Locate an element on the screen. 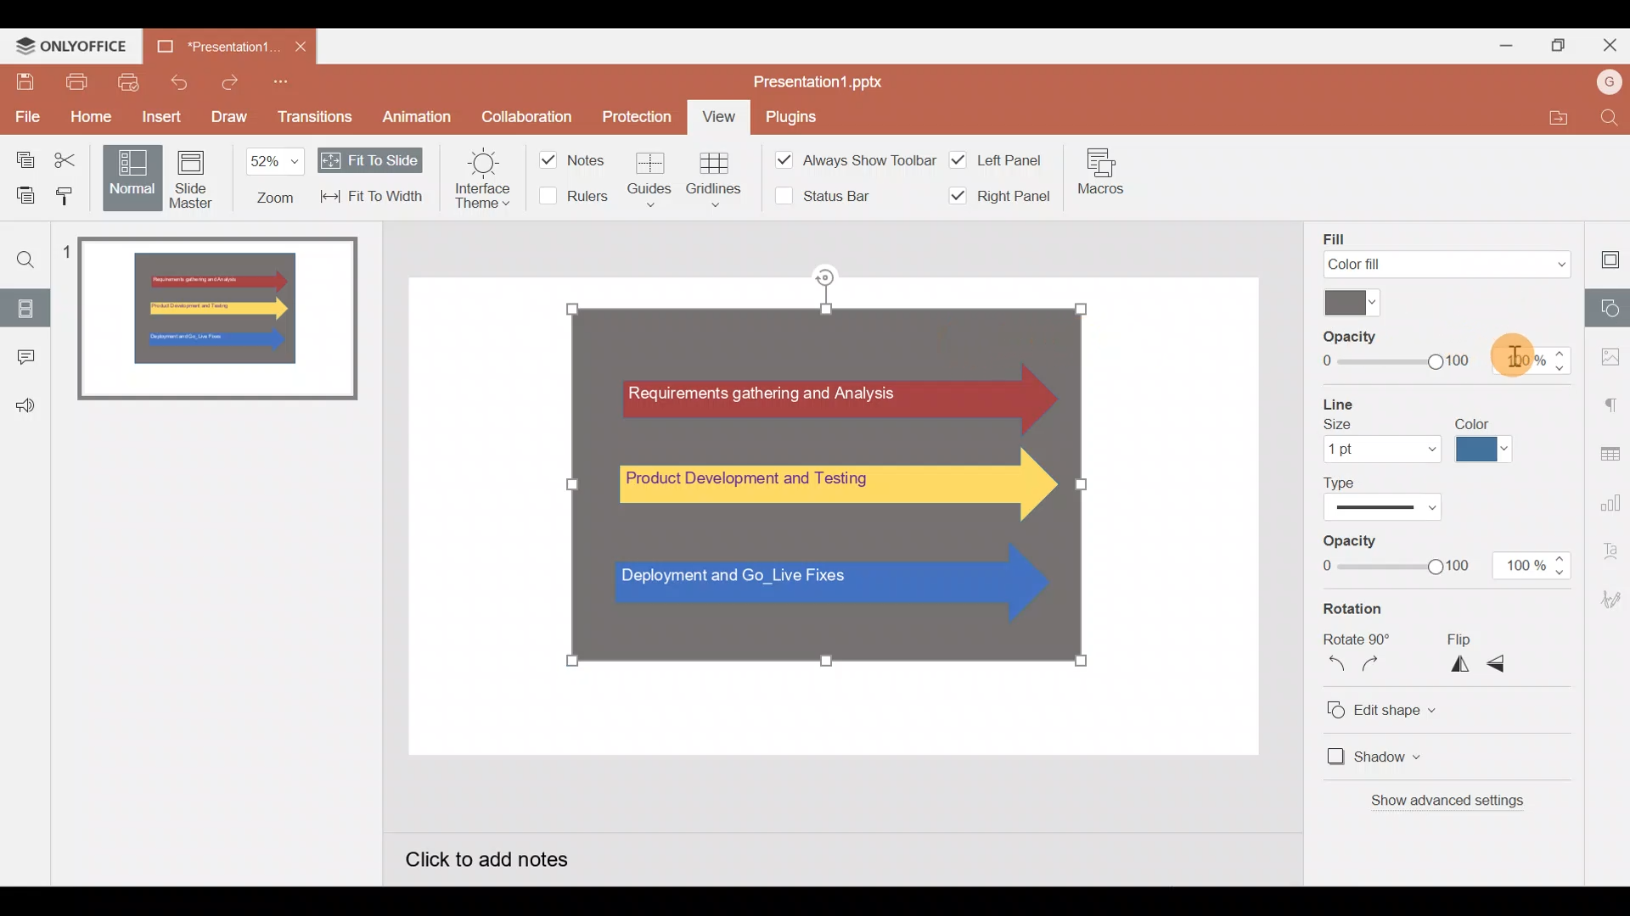  View is located at coordinates (720, 118).